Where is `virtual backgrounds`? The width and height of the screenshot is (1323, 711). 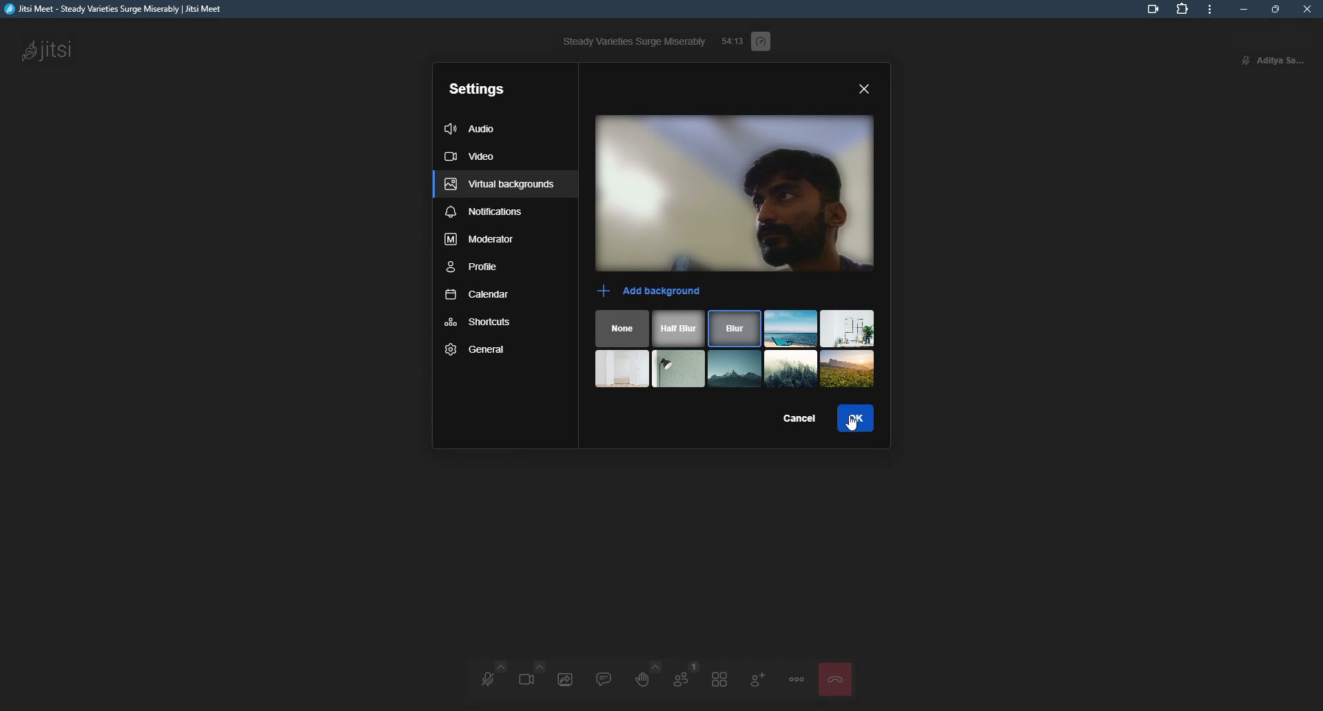
virtual backgrounds is located at coordinates (499, 187).